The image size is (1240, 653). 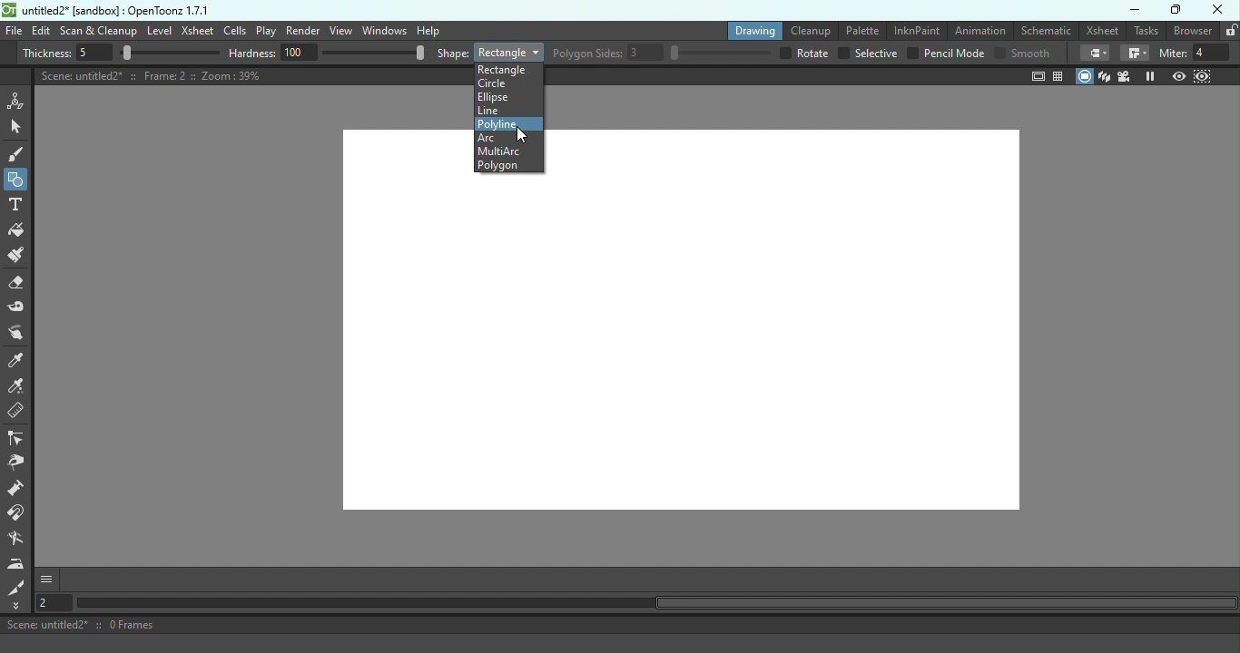 I want to click on More options, so click(x=46, y=580).